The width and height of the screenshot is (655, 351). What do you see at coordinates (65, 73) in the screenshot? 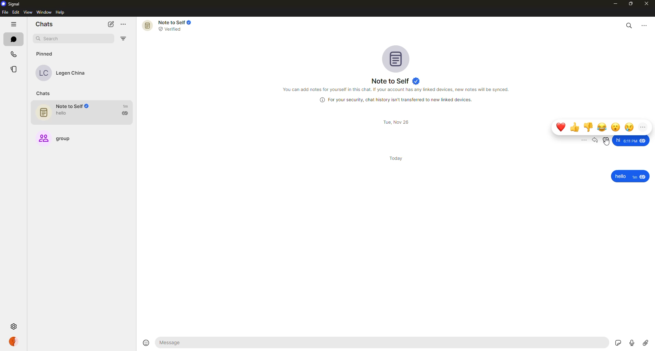
I see `contact` at bounding box center [65, 73].